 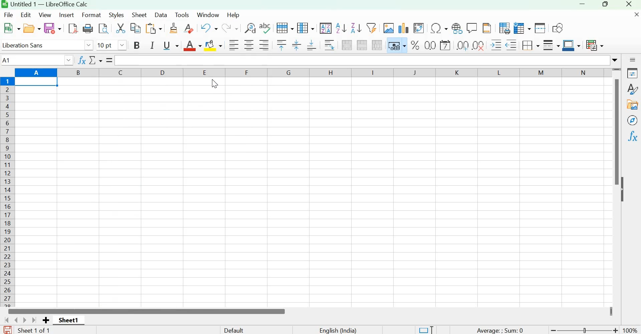 What do you see at coordinates (249, 28) in the screenshot?
I see `Find and replace` at bounding box center [249, 28].